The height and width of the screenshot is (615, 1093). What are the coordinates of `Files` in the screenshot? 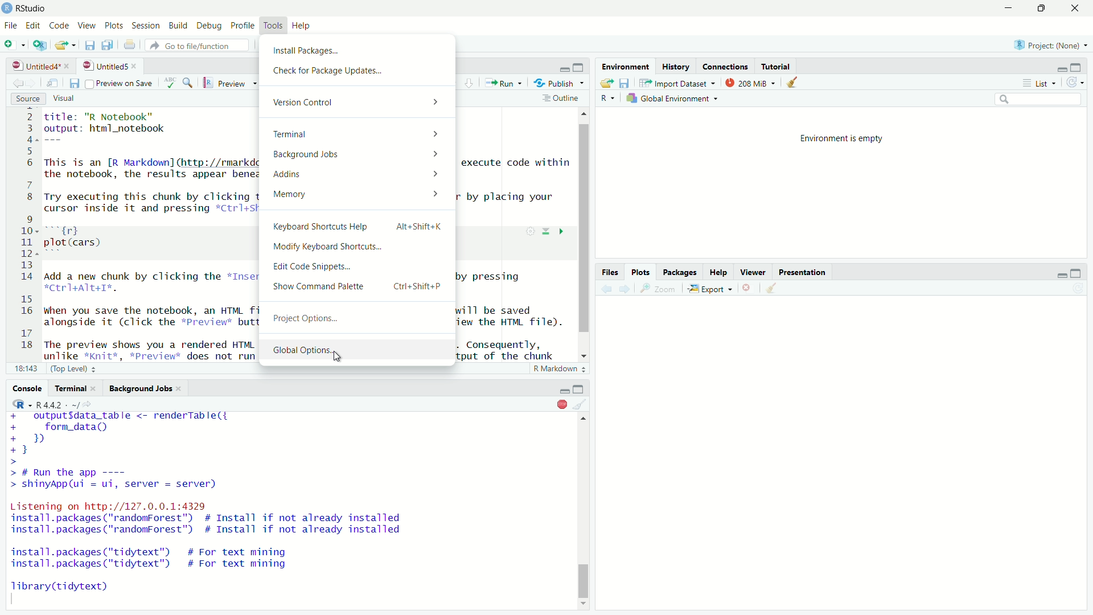 It's located at (608, 272).